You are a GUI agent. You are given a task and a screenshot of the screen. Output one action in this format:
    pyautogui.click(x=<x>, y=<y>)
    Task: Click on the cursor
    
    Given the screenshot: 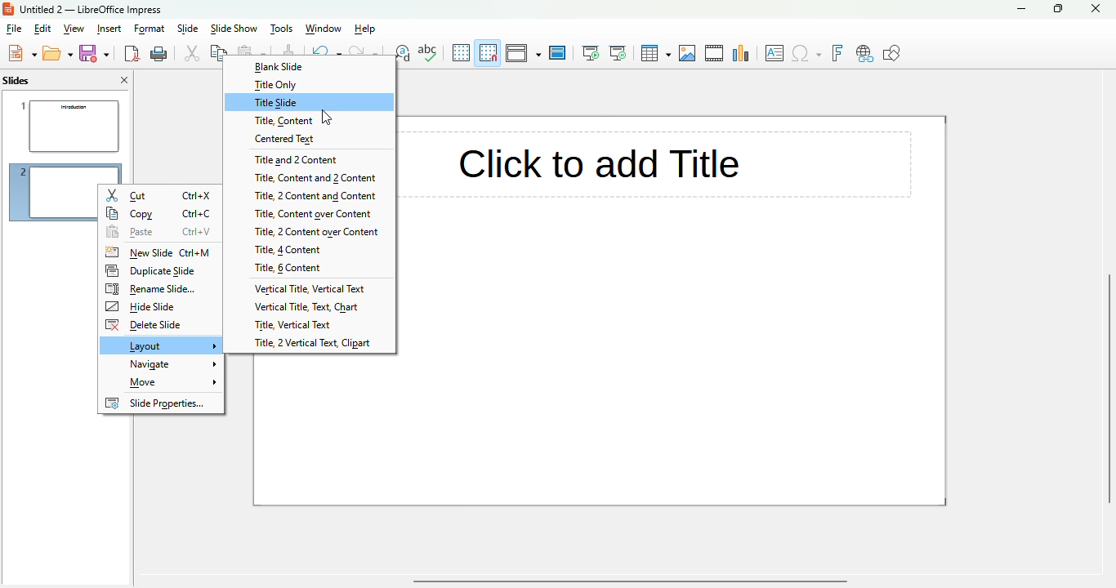 What is the action you would take?
    pyautogui.click(x=327, y=117)
    